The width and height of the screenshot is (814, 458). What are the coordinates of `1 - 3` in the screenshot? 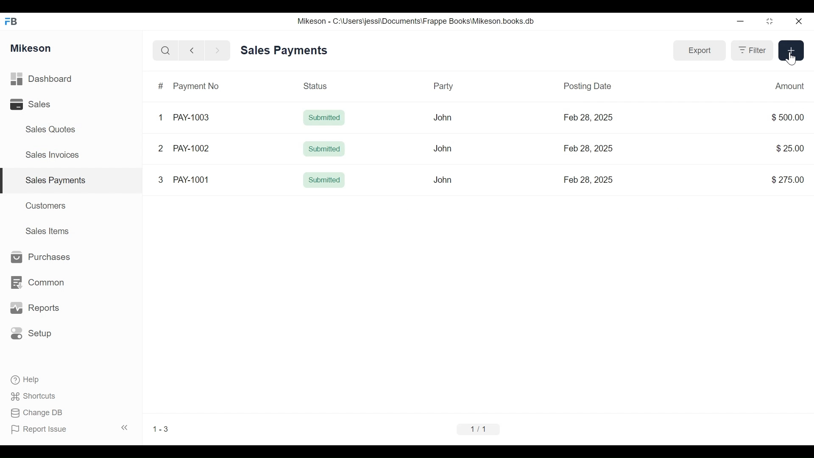 It's located at (164, 429).